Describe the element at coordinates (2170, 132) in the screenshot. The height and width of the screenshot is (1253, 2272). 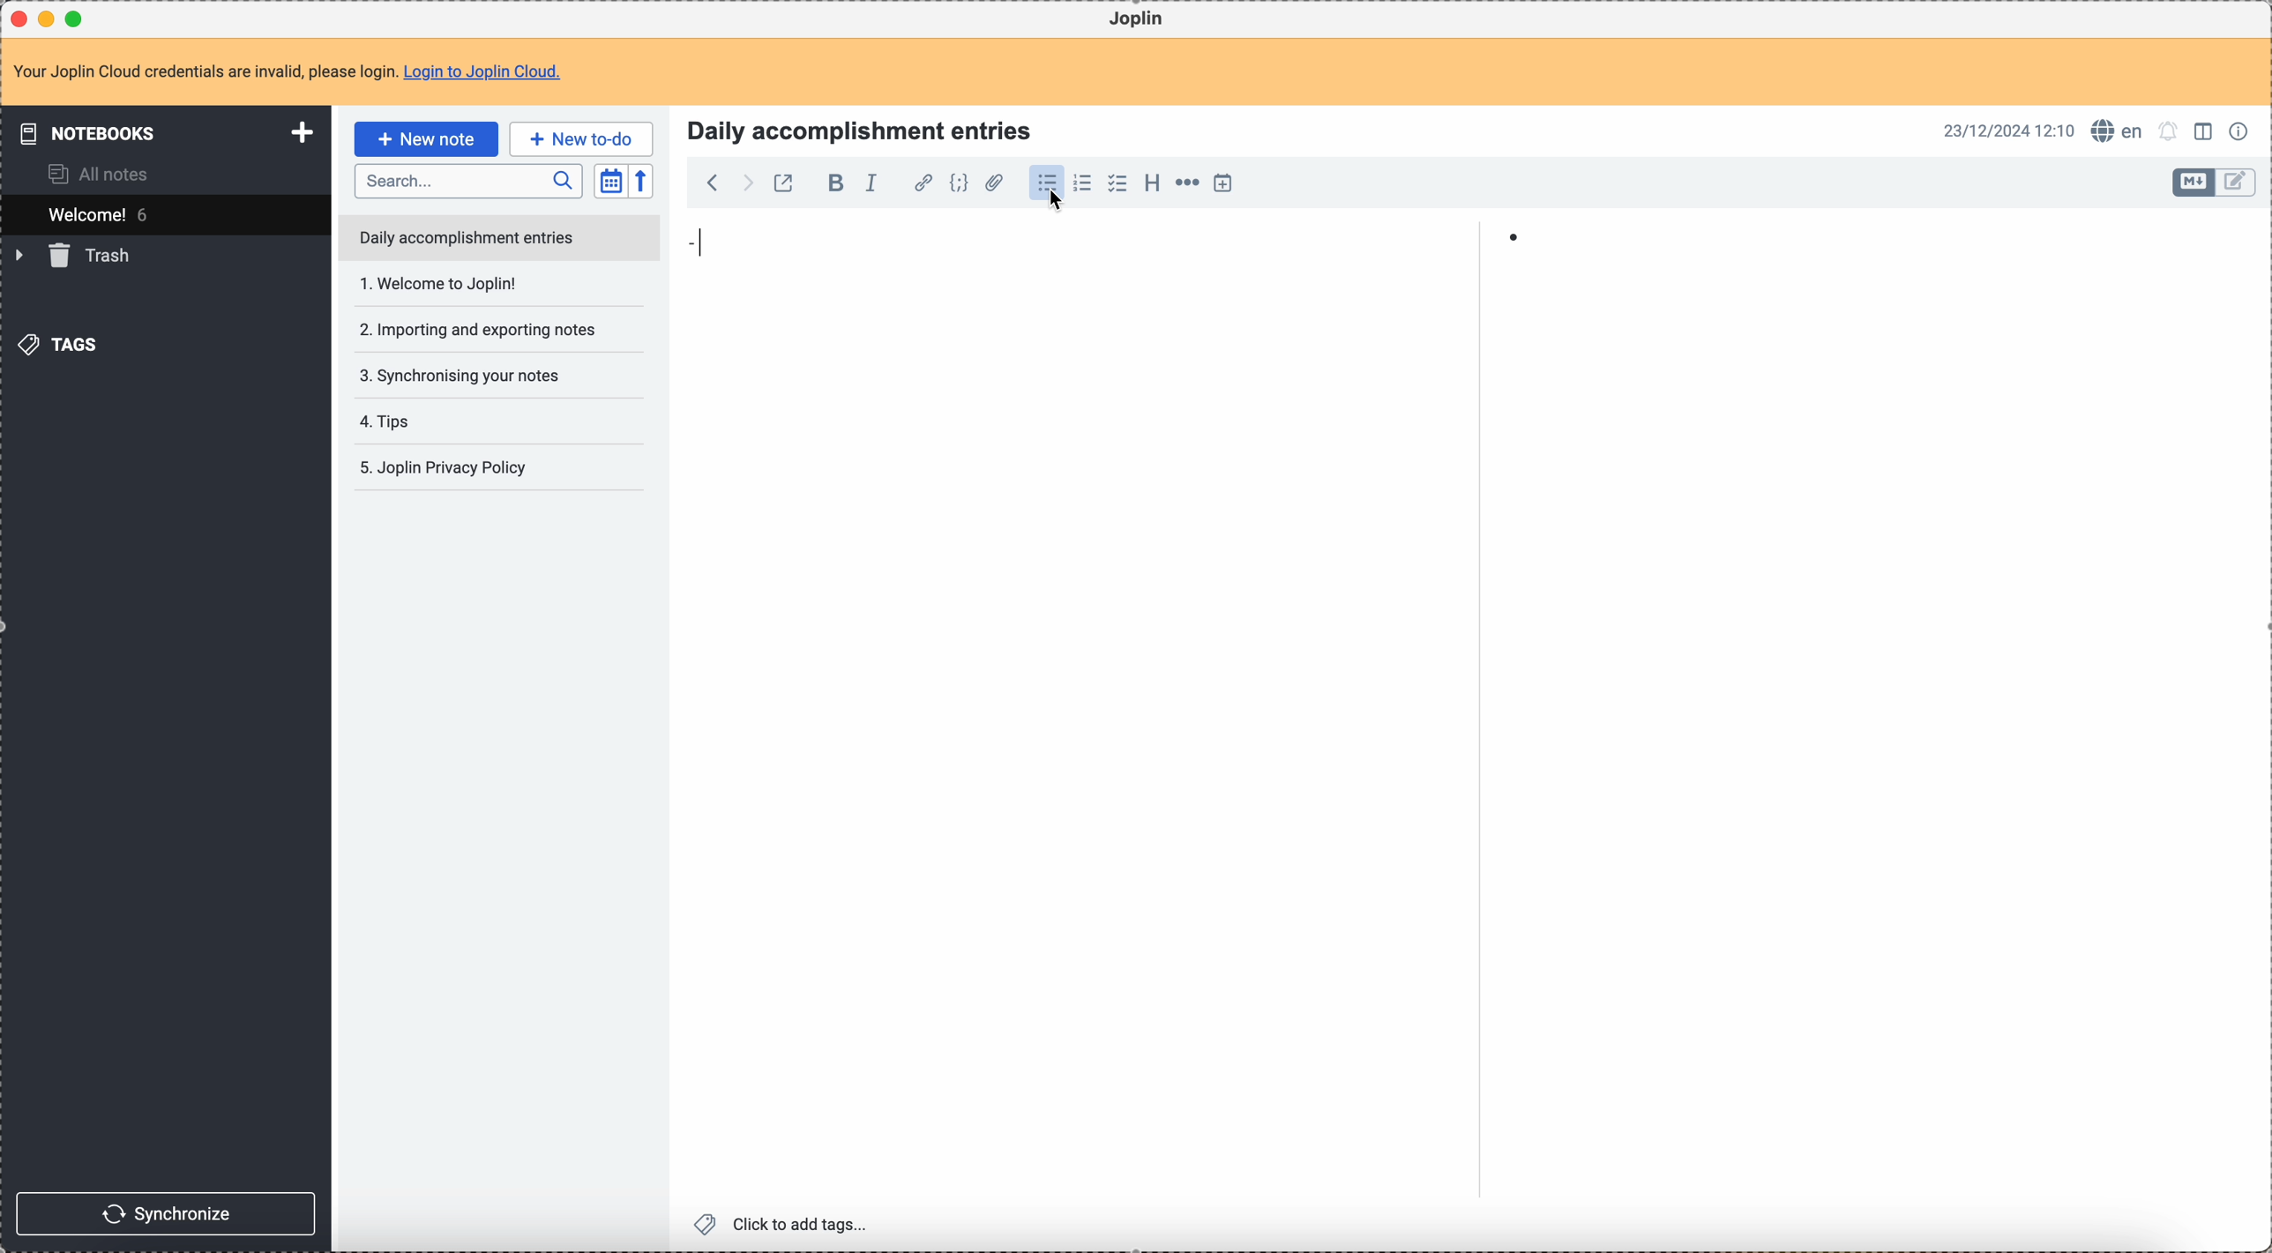
I see `set notifications` at that location.